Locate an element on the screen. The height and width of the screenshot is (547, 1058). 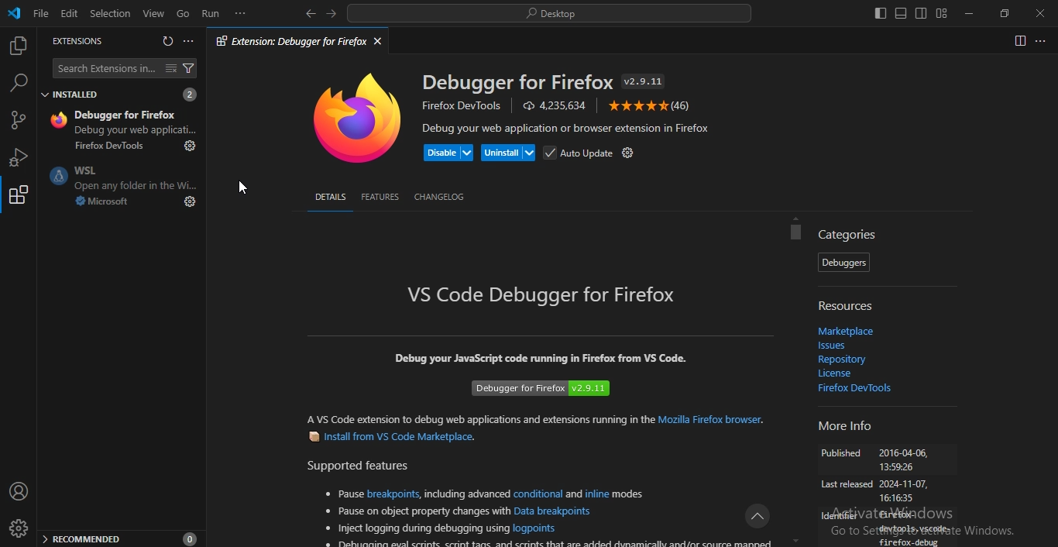
icon is located at coordinates (759, 518).